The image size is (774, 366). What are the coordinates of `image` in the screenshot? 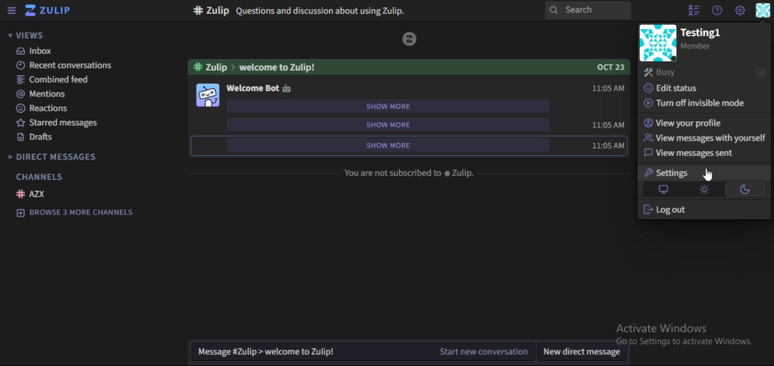 It's located at (209, 95).